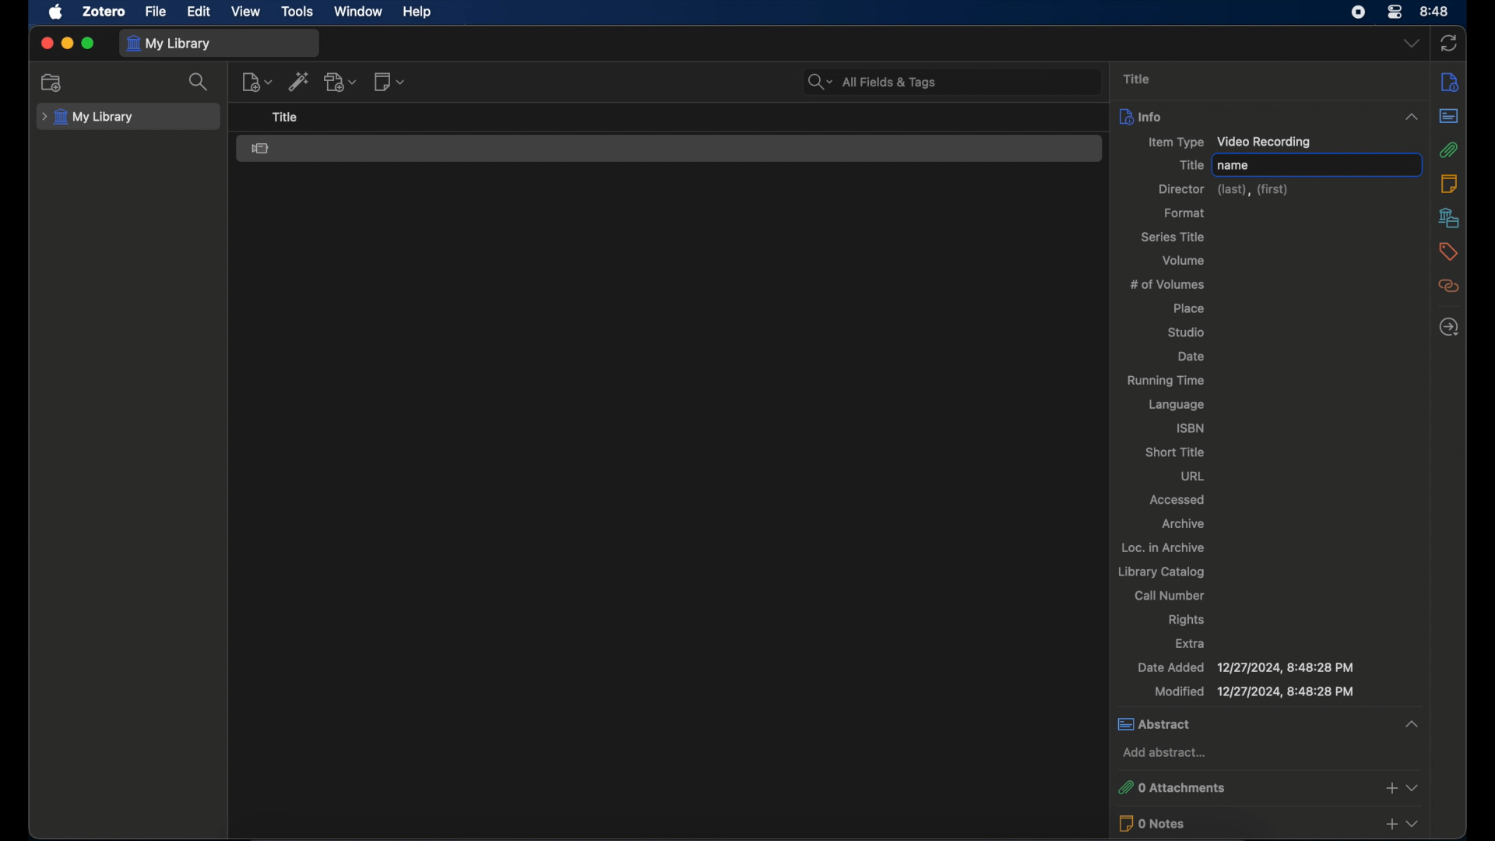 This screenshot has width=1495, height=841. Describe the element at coordinates (1358, 12) in the screenshot. I see `screen recorder` at that location.